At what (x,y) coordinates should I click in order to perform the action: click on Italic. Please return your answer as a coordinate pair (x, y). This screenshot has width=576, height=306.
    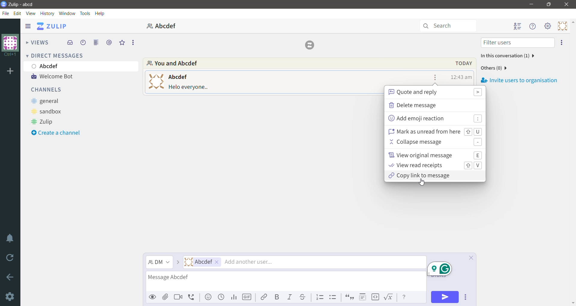
    Looking at the image, I should click on (289, 297).